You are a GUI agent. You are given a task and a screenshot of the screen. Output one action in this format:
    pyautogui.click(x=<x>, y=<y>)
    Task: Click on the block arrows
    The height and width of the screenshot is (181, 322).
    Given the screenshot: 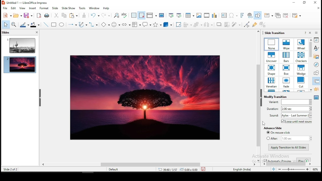 What is the action you would take?
    pyautogui.click(x=127, y=25)
    